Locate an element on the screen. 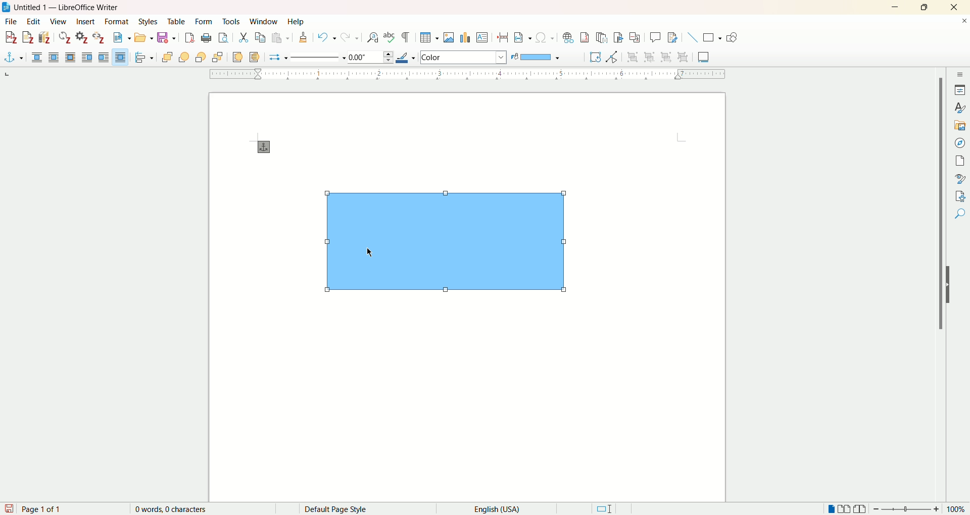 The image size is (970, 515). insert table is located at coordinates (430, 38).